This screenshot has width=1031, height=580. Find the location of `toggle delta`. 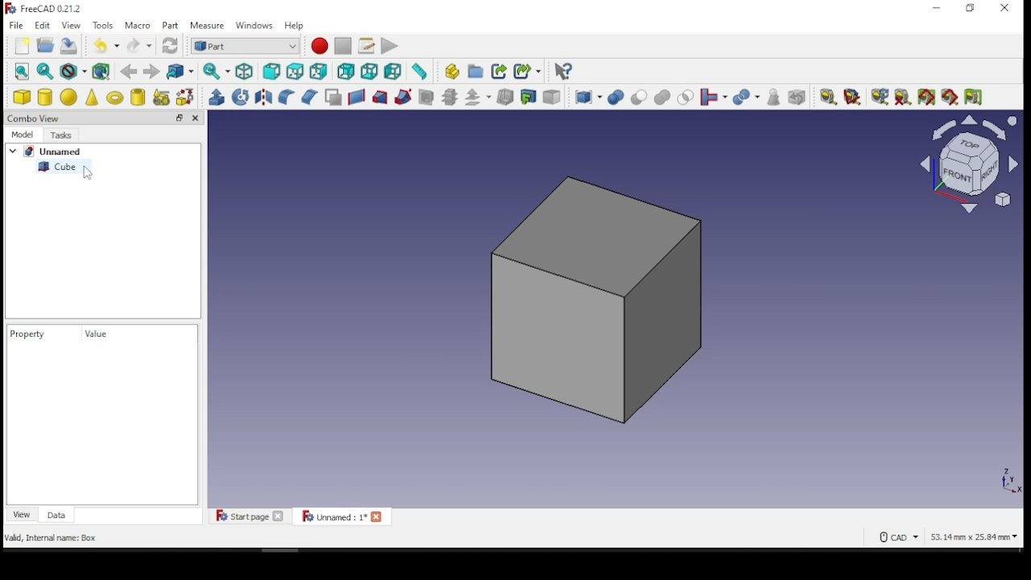

toggle delta is located at coordinates (975, 97).